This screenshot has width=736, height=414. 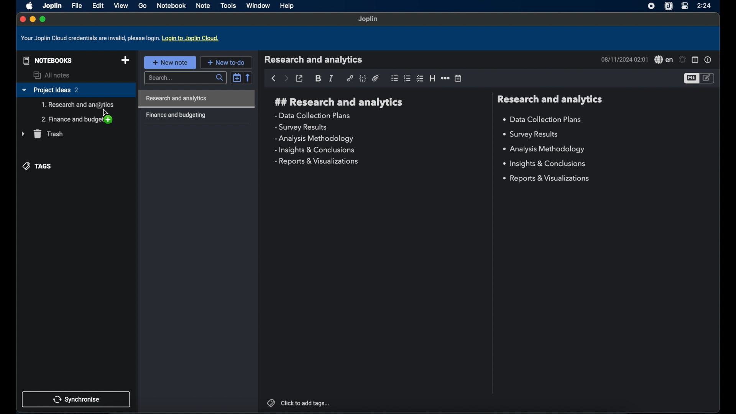 What do you see at coordinates (314, 115) in the screenshot?
I see `data collection plans` at bounding box center [314, 115].